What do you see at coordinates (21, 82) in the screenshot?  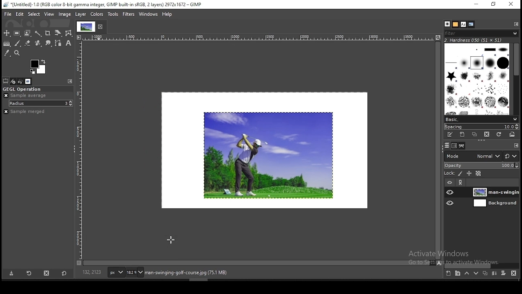 I see `undo history` at bounding box center [21, 82].